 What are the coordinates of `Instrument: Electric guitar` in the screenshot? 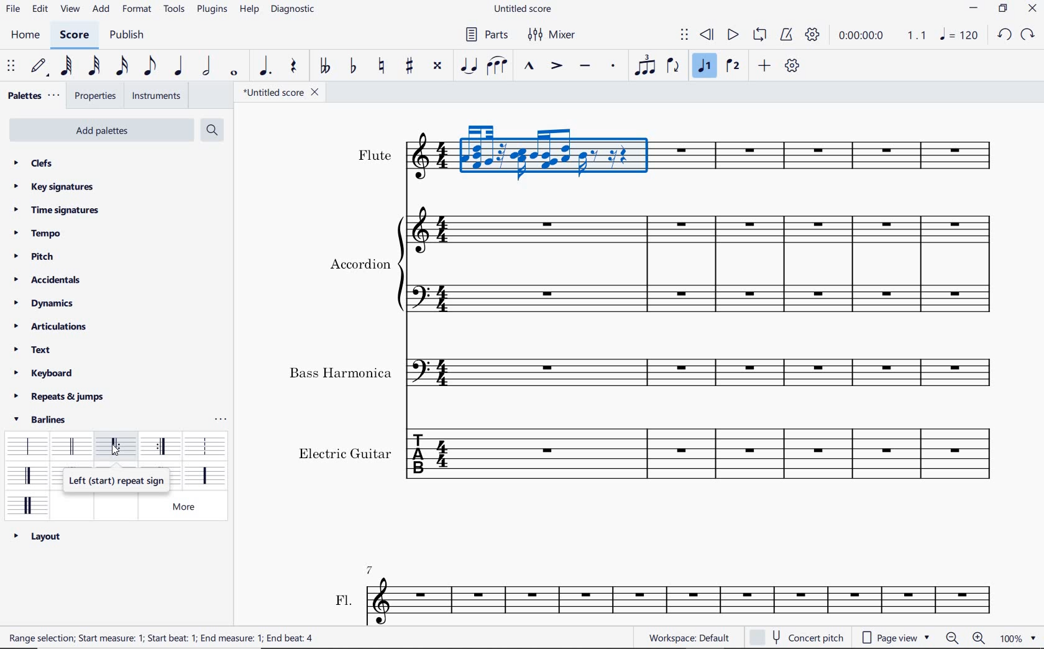 It's located at (706, 457).